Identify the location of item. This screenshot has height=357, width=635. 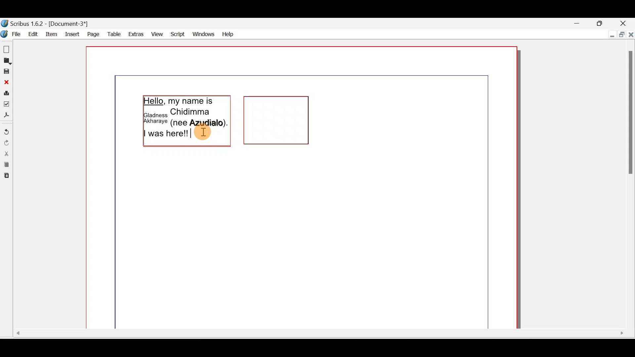
(52, 34).